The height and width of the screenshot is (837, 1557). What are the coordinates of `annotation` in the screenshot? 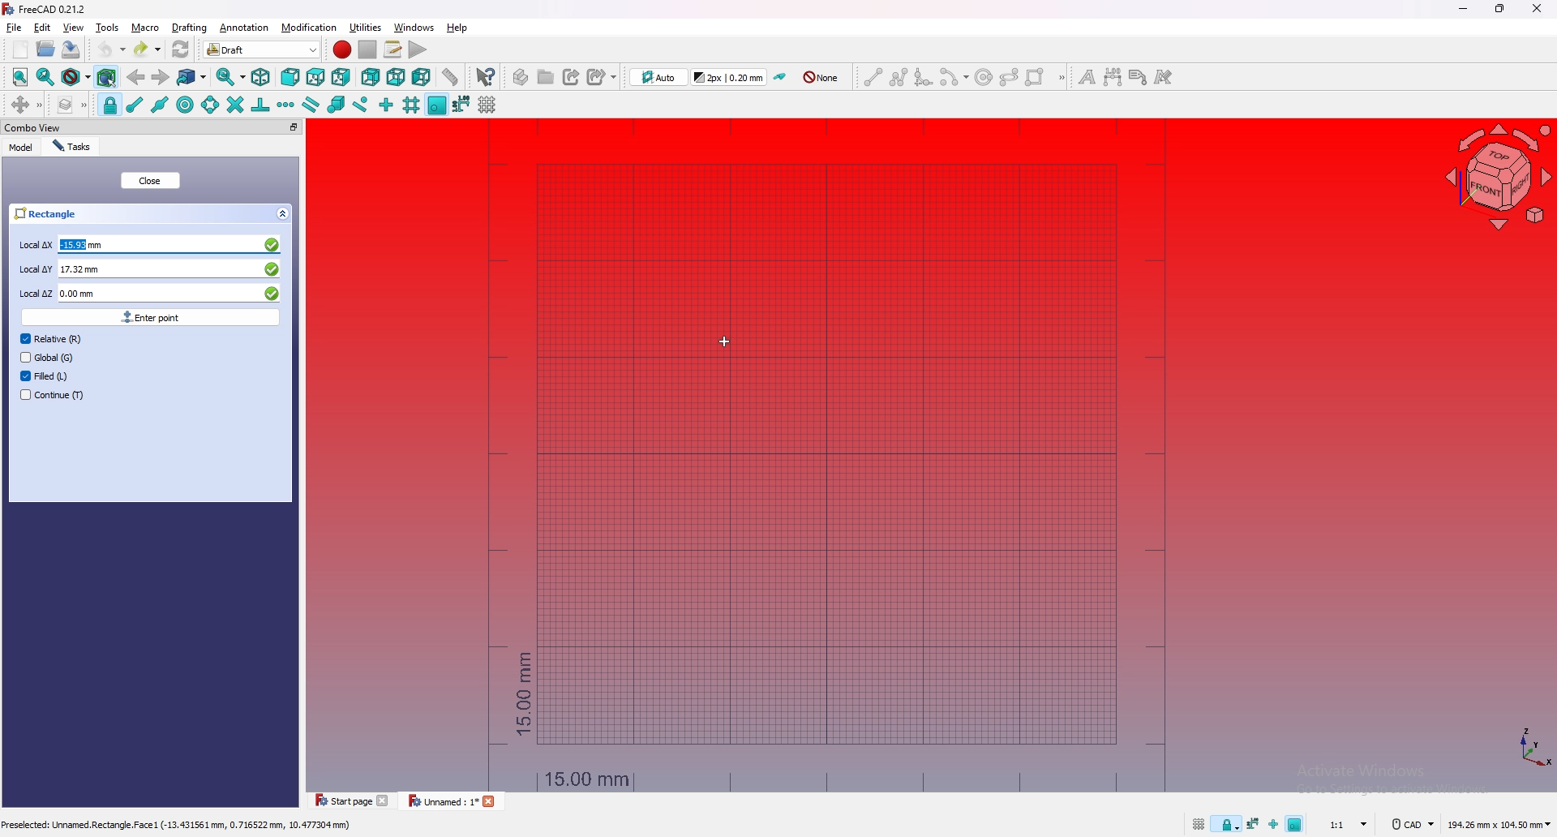 It's located at (245, 28).